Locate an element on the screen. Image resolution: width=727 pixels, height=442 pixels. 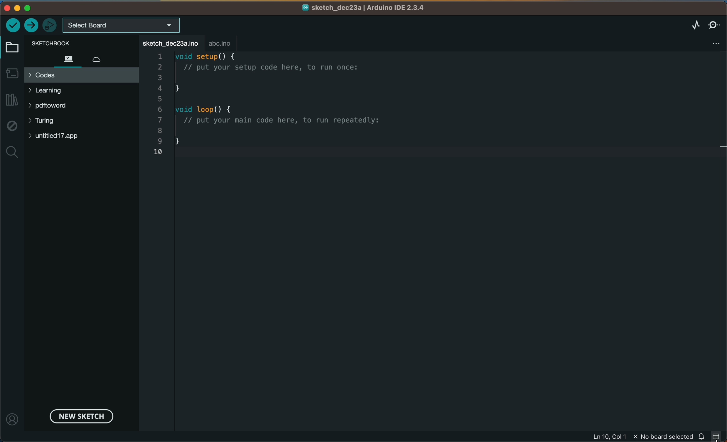
upload is located at coordinates (30, 25).